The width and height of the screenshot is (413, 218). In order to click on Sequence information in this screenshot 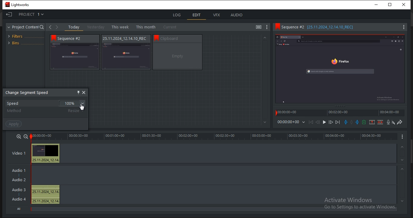, I will do `click(124, 39)`.